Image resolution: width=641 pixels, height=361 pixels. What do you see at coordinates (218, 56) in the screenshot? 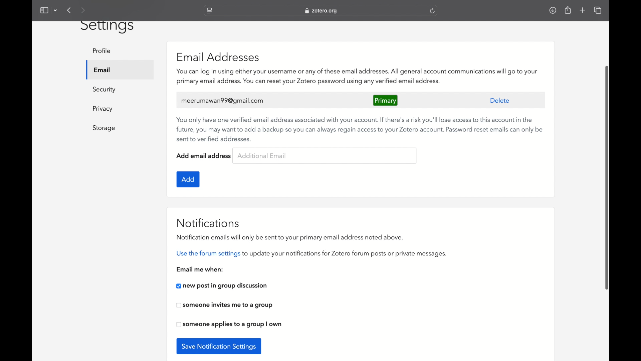
I see `email addresses` at bounding box center [218, 56].